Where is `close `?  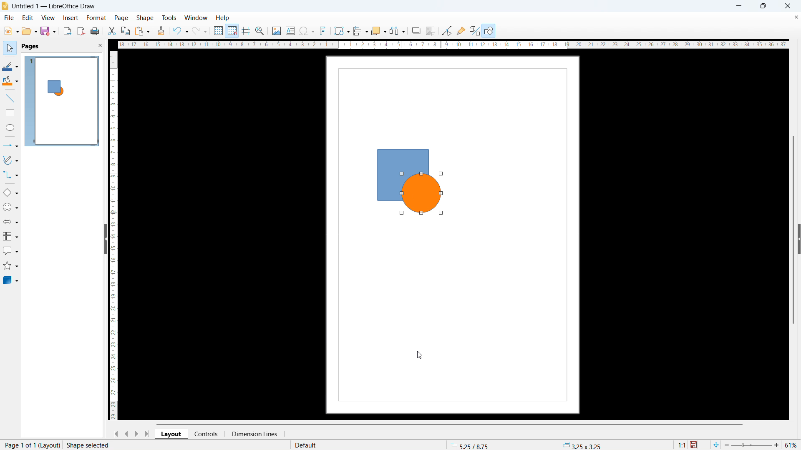
close  is located at coordinates (787, 6).